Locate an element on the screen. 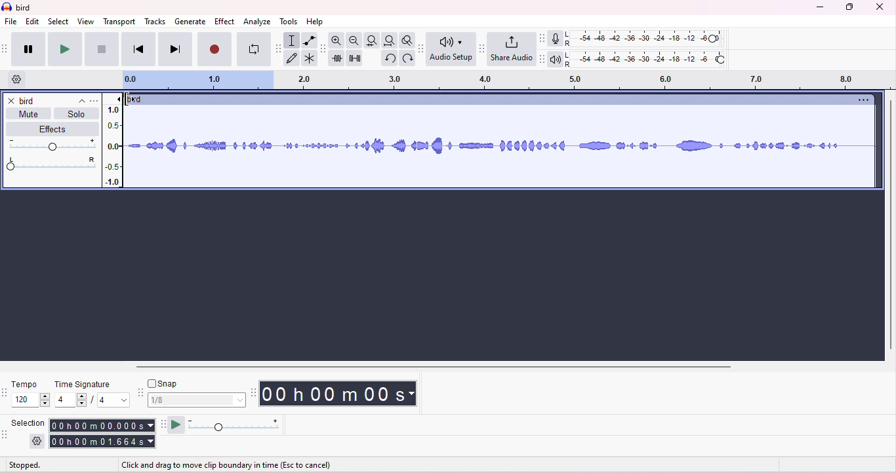 The width and height of the screenshot is (896, 473). transport is located at coordinates (121, 21).